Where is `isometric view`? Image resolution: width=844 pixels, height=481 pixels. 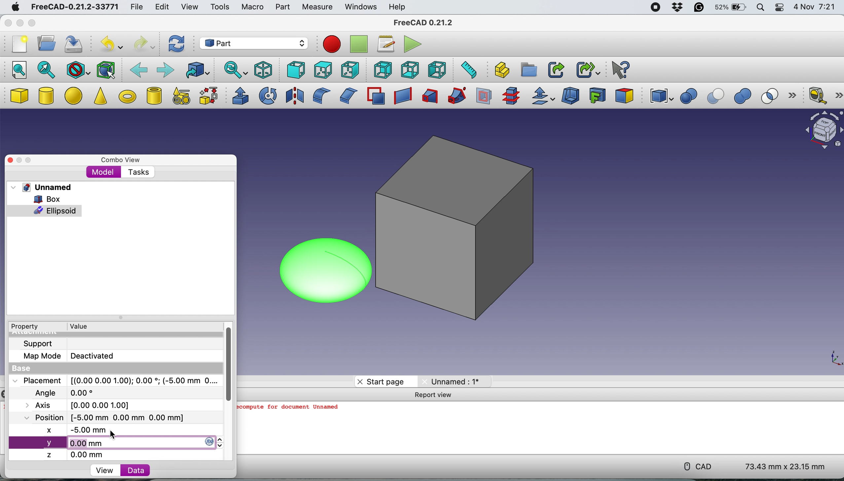
isometric view is located at coordinates (264, 70).